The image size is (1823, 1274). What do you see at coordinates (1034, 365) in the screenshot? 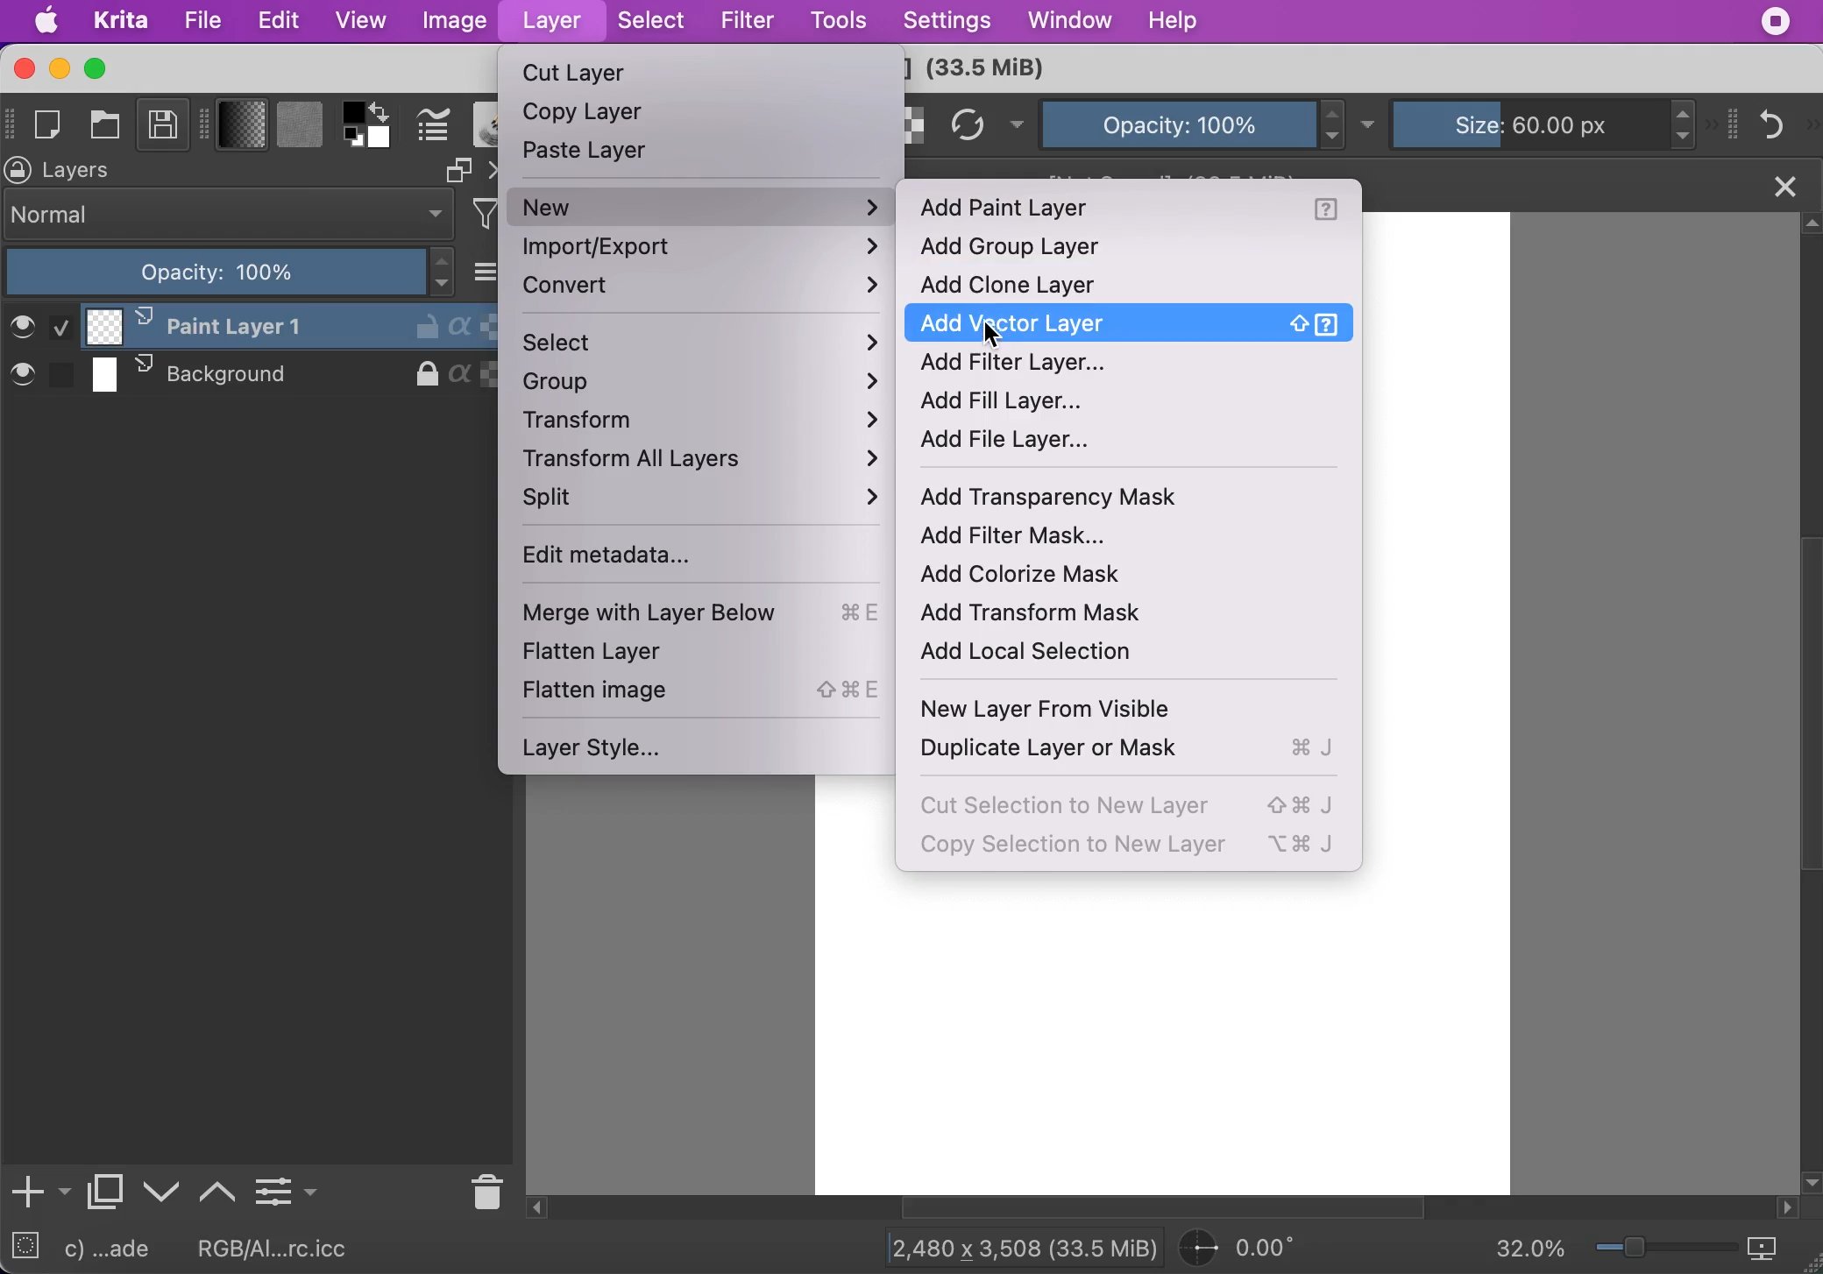
I see `add filter layer` at bounding box center [1034, 365].